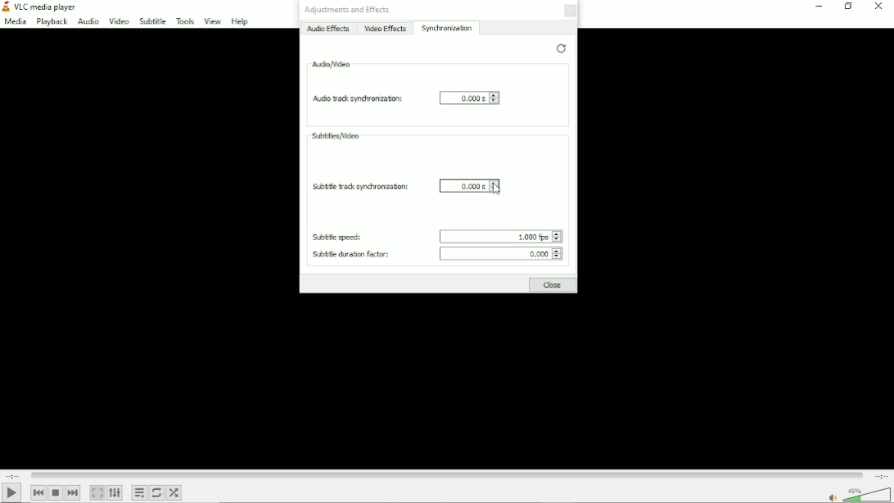  Describe the element at coordinates (238, 22) in the screenshot. I see `help` at that location.